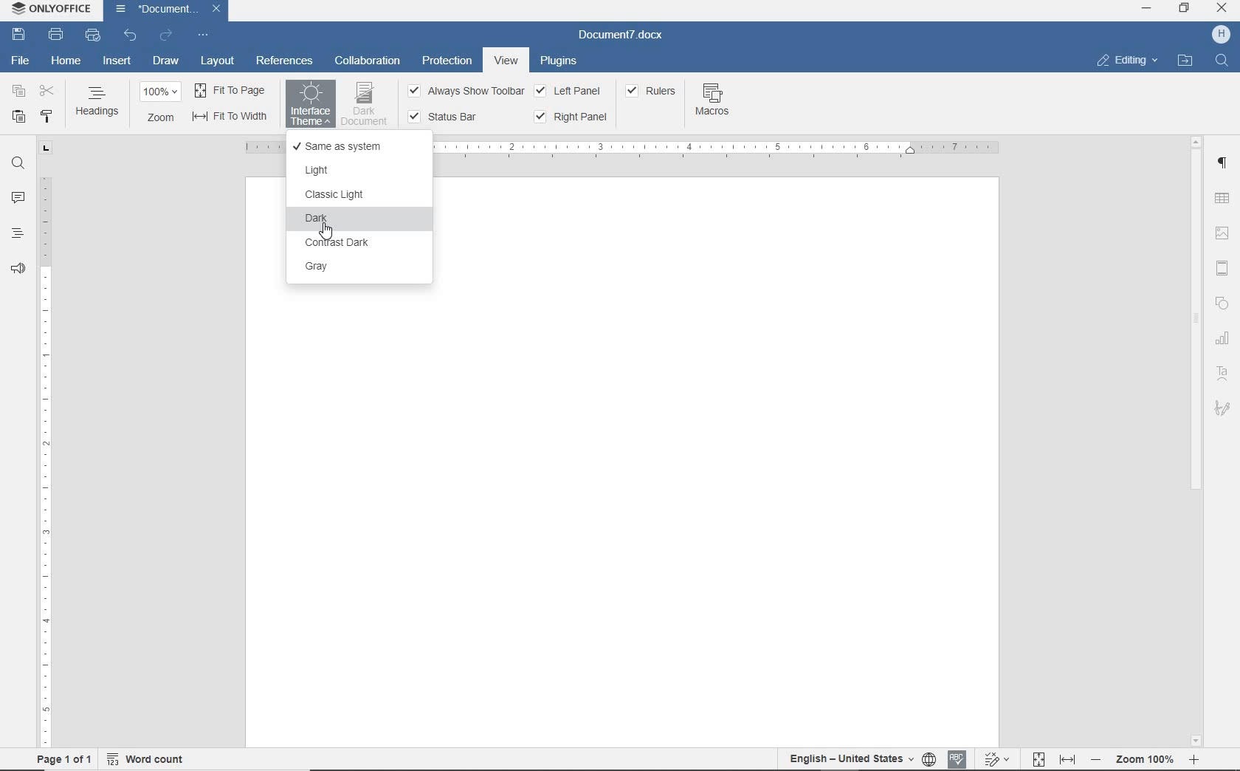 Image resolution: width=1240 pixels, height=771 pixels. What do you see at coordinates (443, 116) in the screenshot?
I see `STATUS BBAR` at bounding box center [443, 116].